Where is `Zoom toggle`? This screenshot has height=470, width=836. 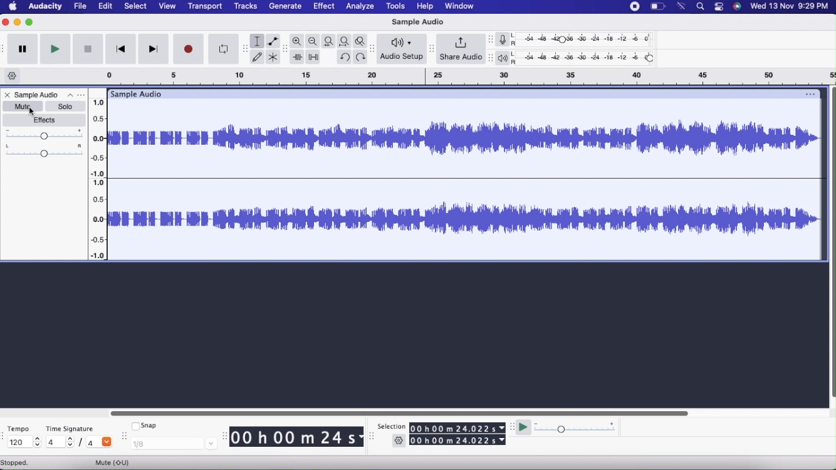
Zoom toggle is located at coordinates (361, 40).